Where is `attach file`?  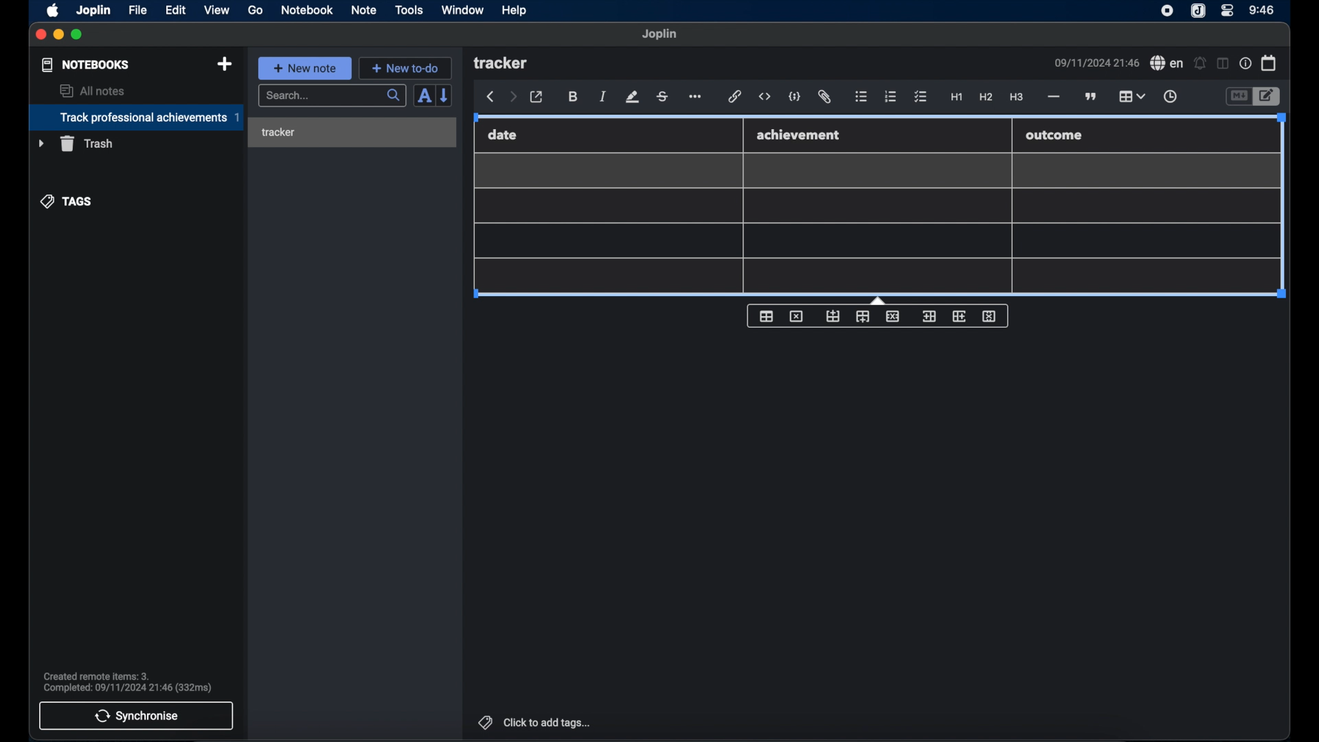
attach file is located at coordinates (826, 98).